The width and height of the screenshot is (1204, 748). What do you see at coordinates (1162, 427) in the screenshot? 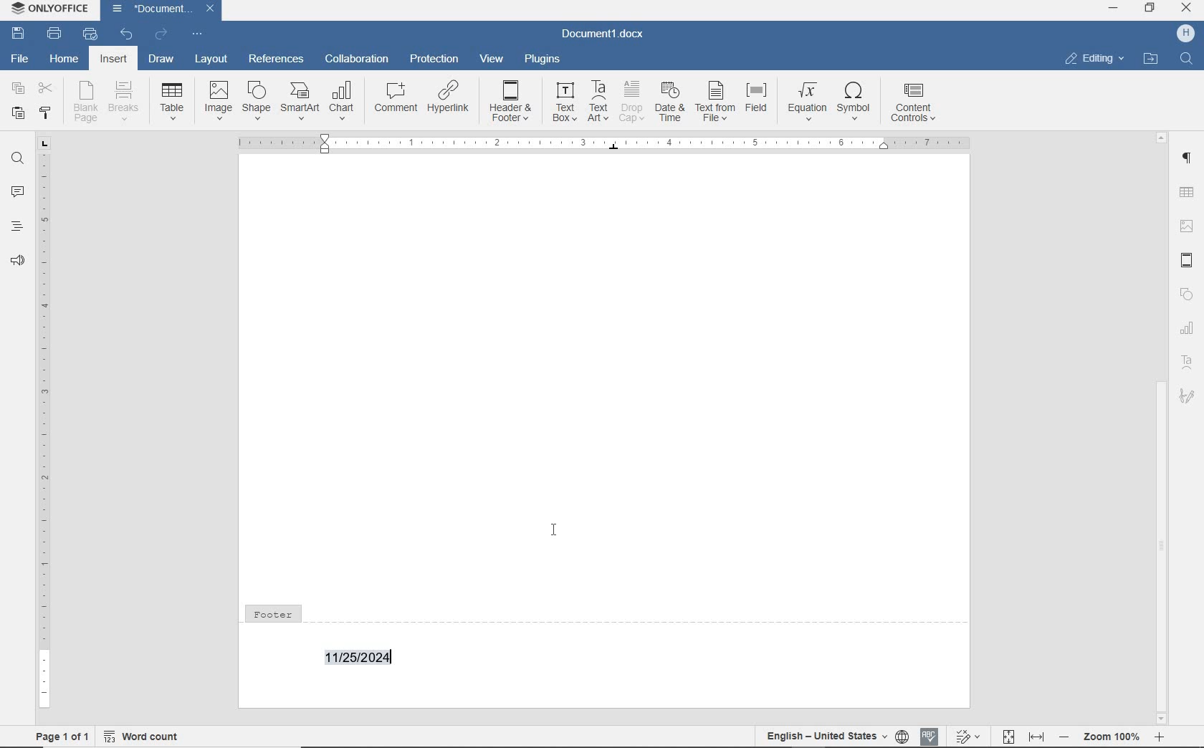
I see `scrollbar` at bounding box center [1162, 427].